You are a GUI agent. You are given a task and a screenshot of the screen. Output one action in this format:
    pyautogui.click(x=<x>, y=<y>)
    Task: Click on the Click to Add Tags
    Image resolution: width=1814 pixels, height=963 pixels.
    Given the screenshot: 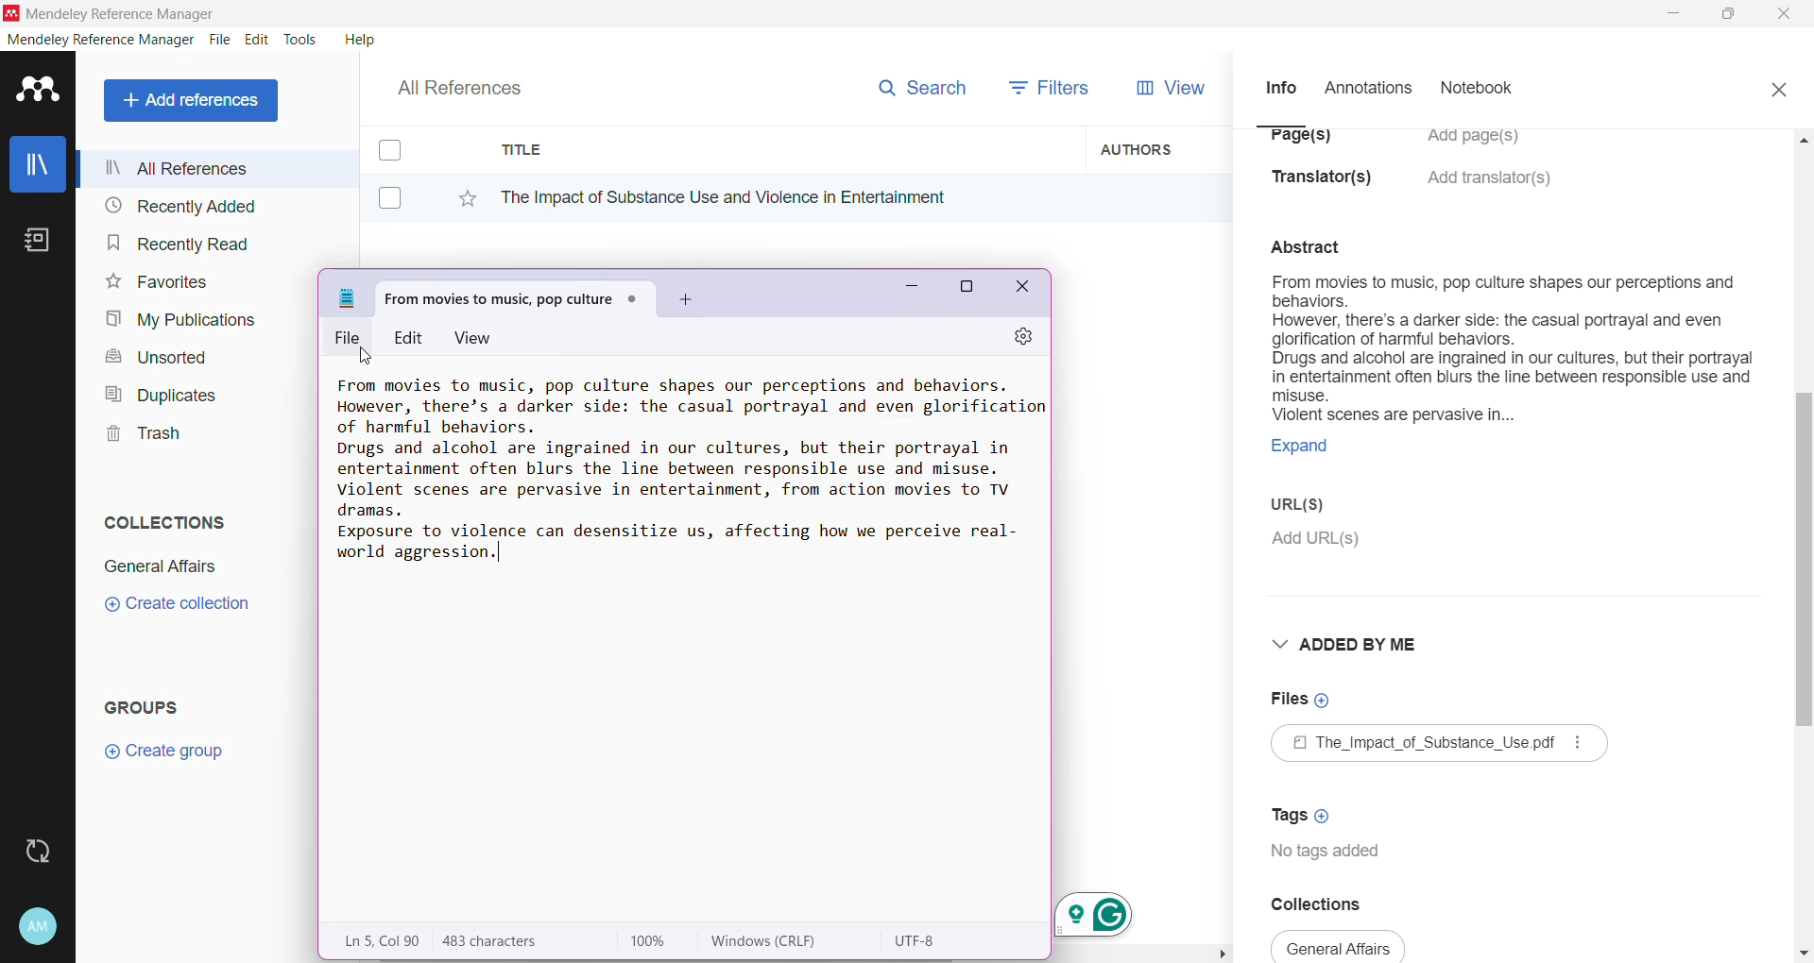 What is the action you would take?
    pyautogui.click(x=1305, y=809)
    